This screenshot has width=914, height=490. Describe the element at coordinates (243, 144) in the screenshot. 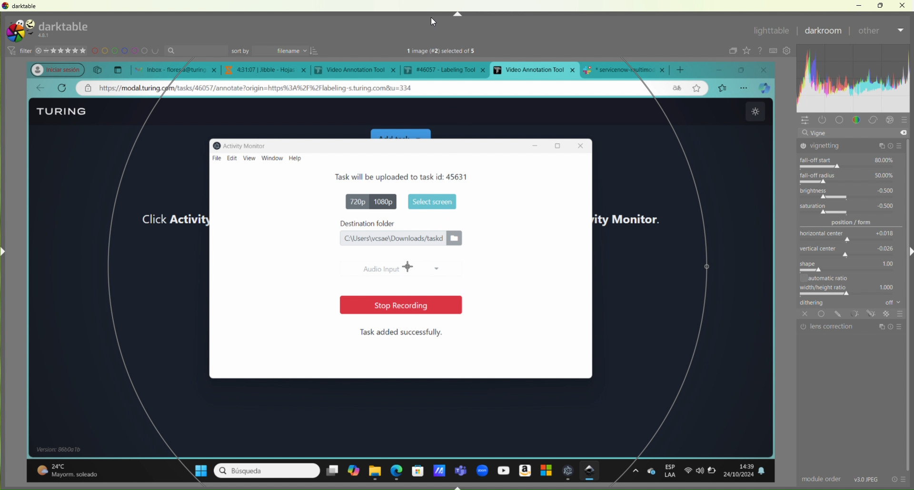

I see `Activity monitor` at that location.